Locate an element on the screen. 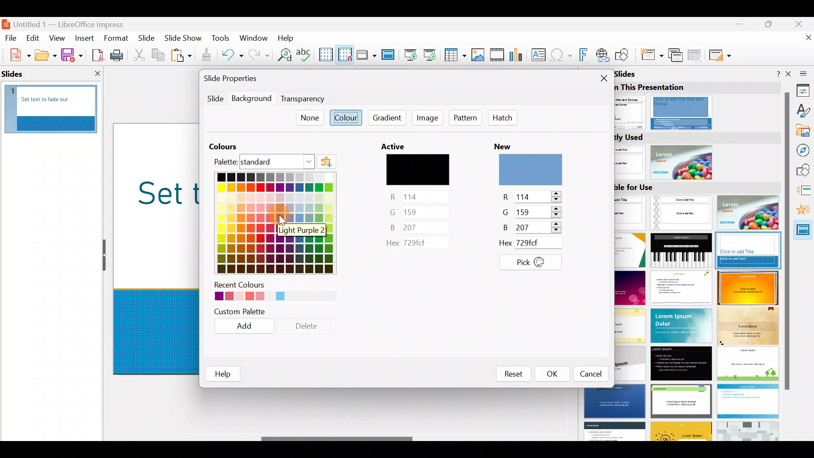 The image size is (814, 458). New is located at coordinates (16, 54).